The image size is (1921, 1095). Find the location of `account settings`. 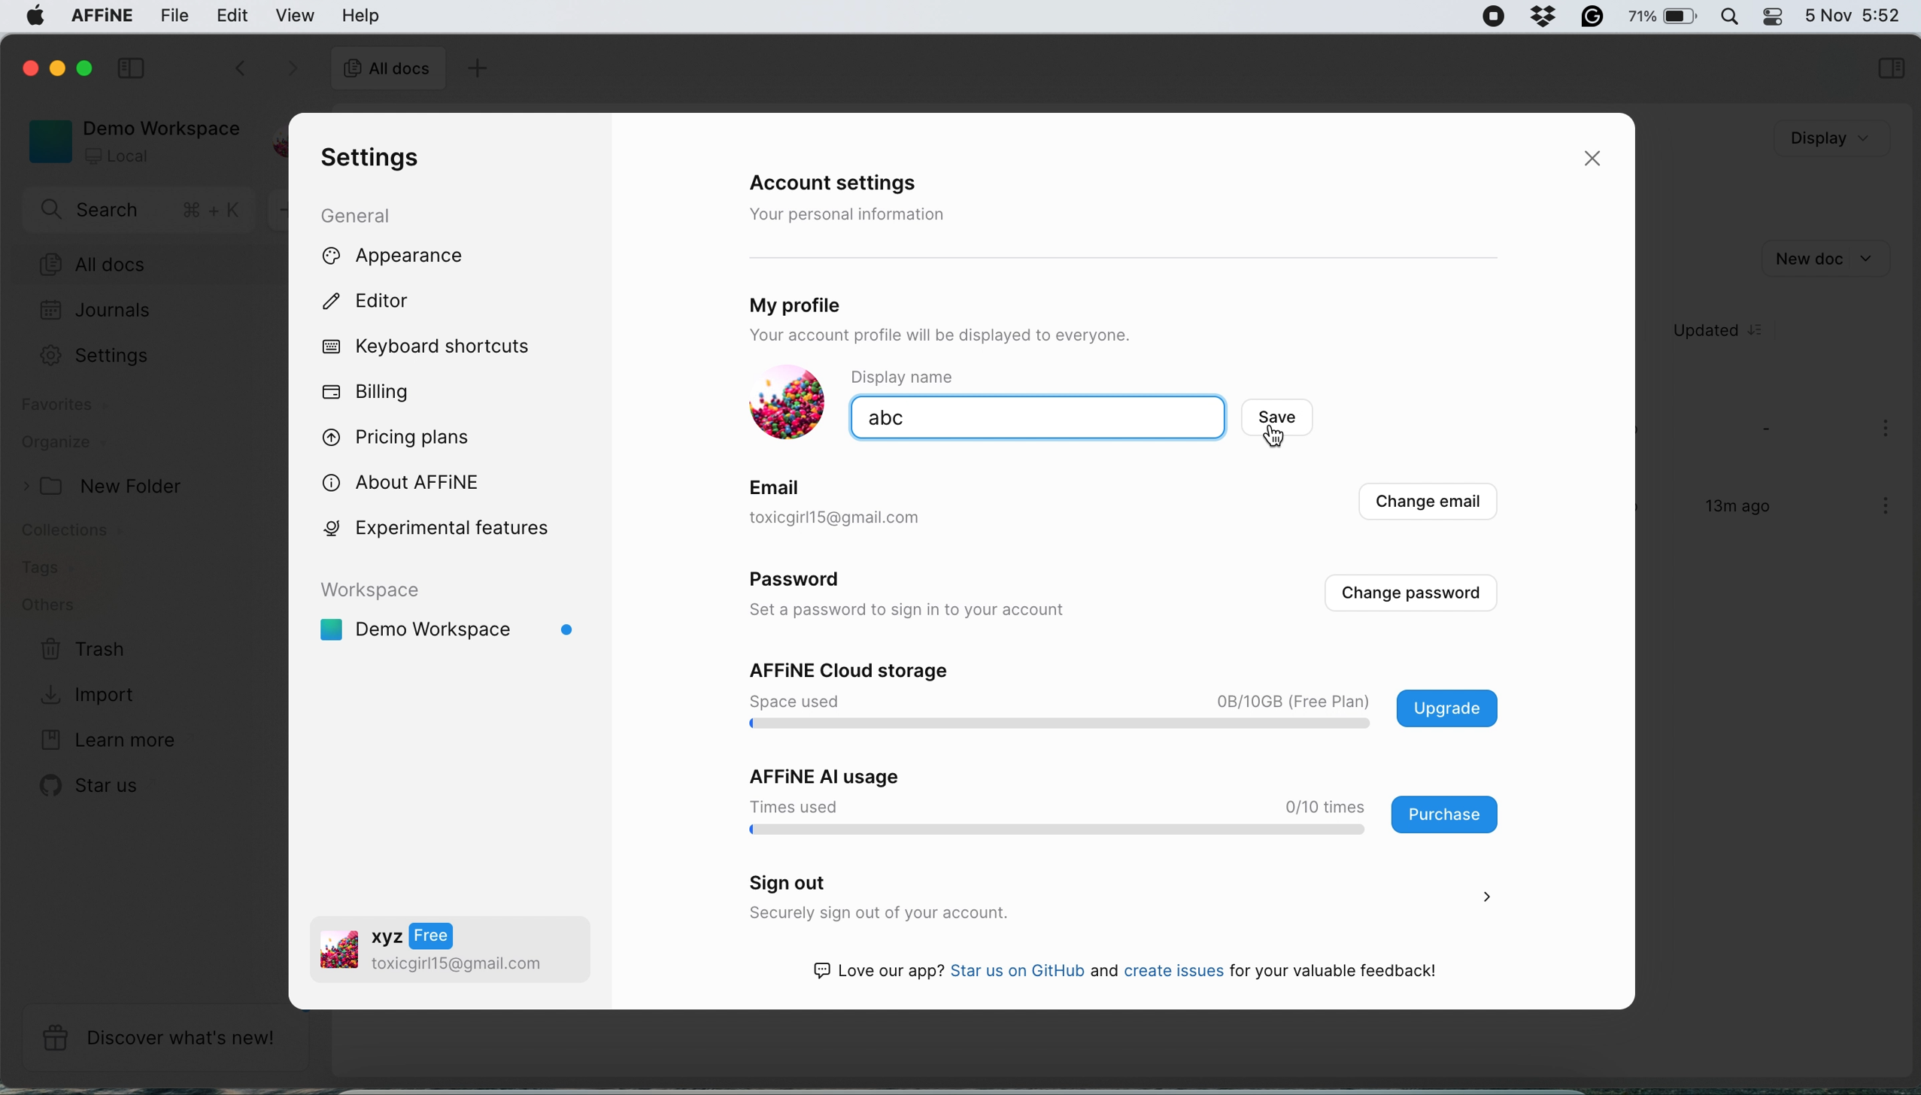

account settings is located at coordinates (845, 184).